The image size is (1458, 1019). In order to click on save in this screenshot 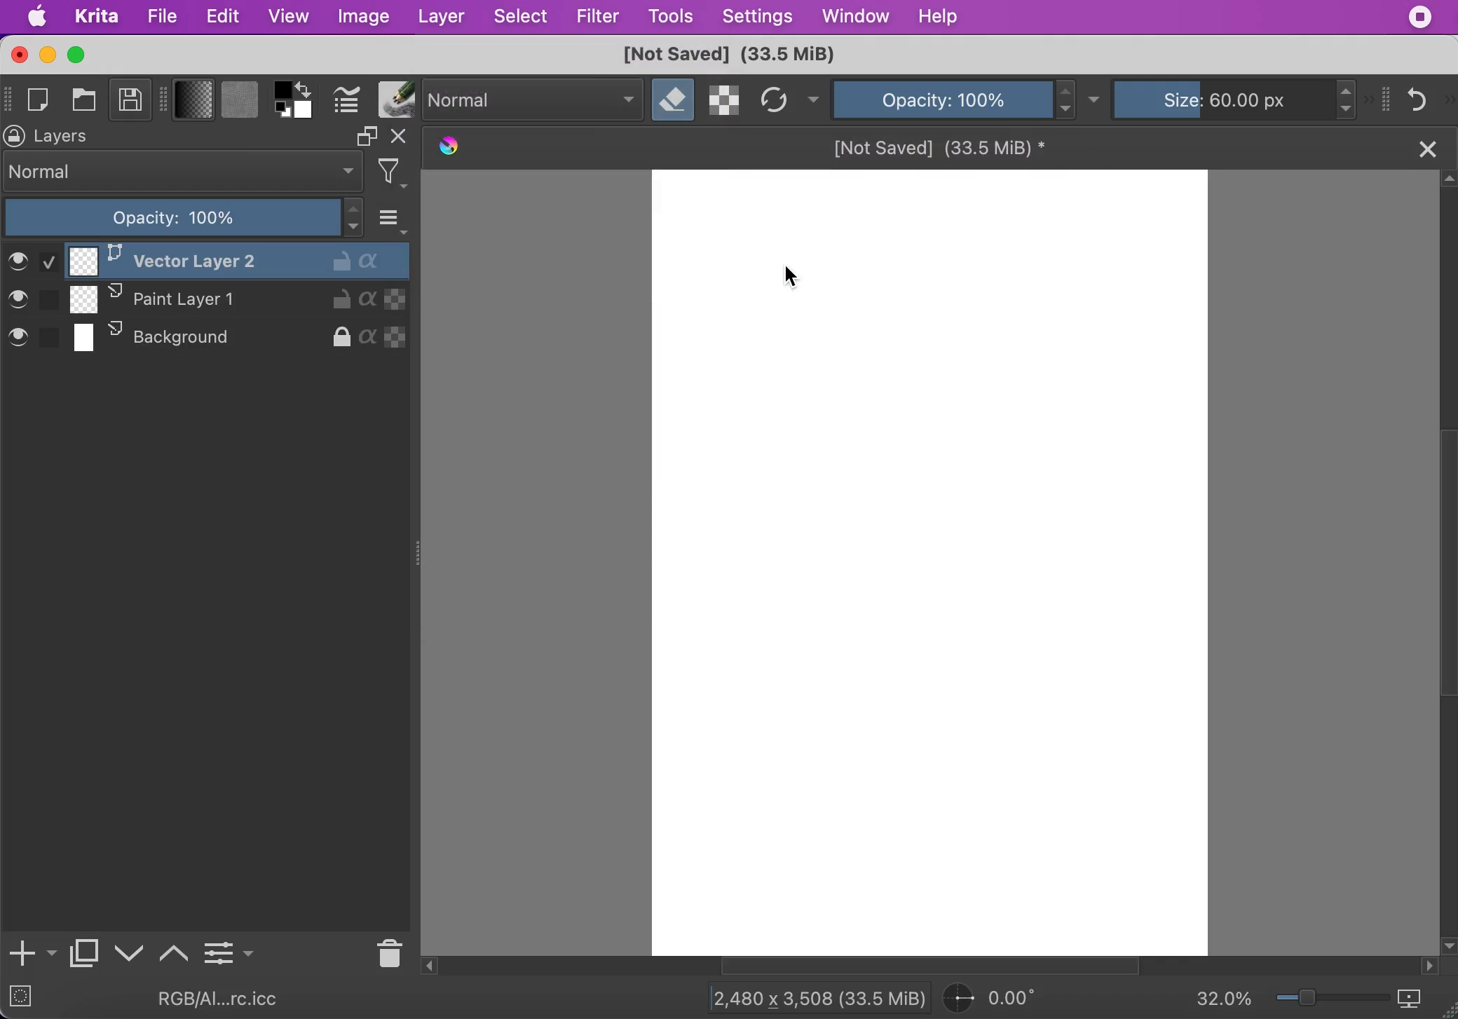, I will do `click(130, 102)`.